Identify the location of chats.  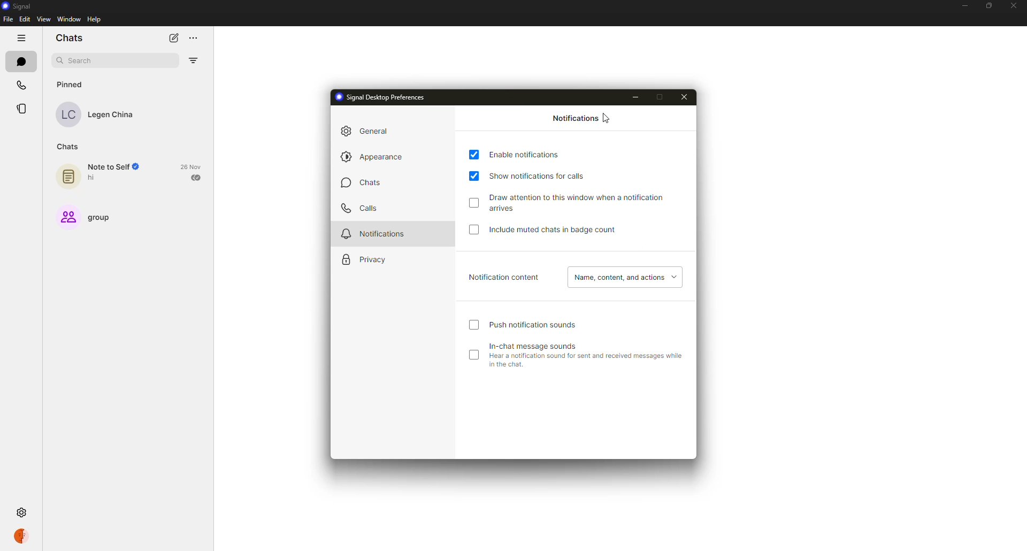
(71, 37).